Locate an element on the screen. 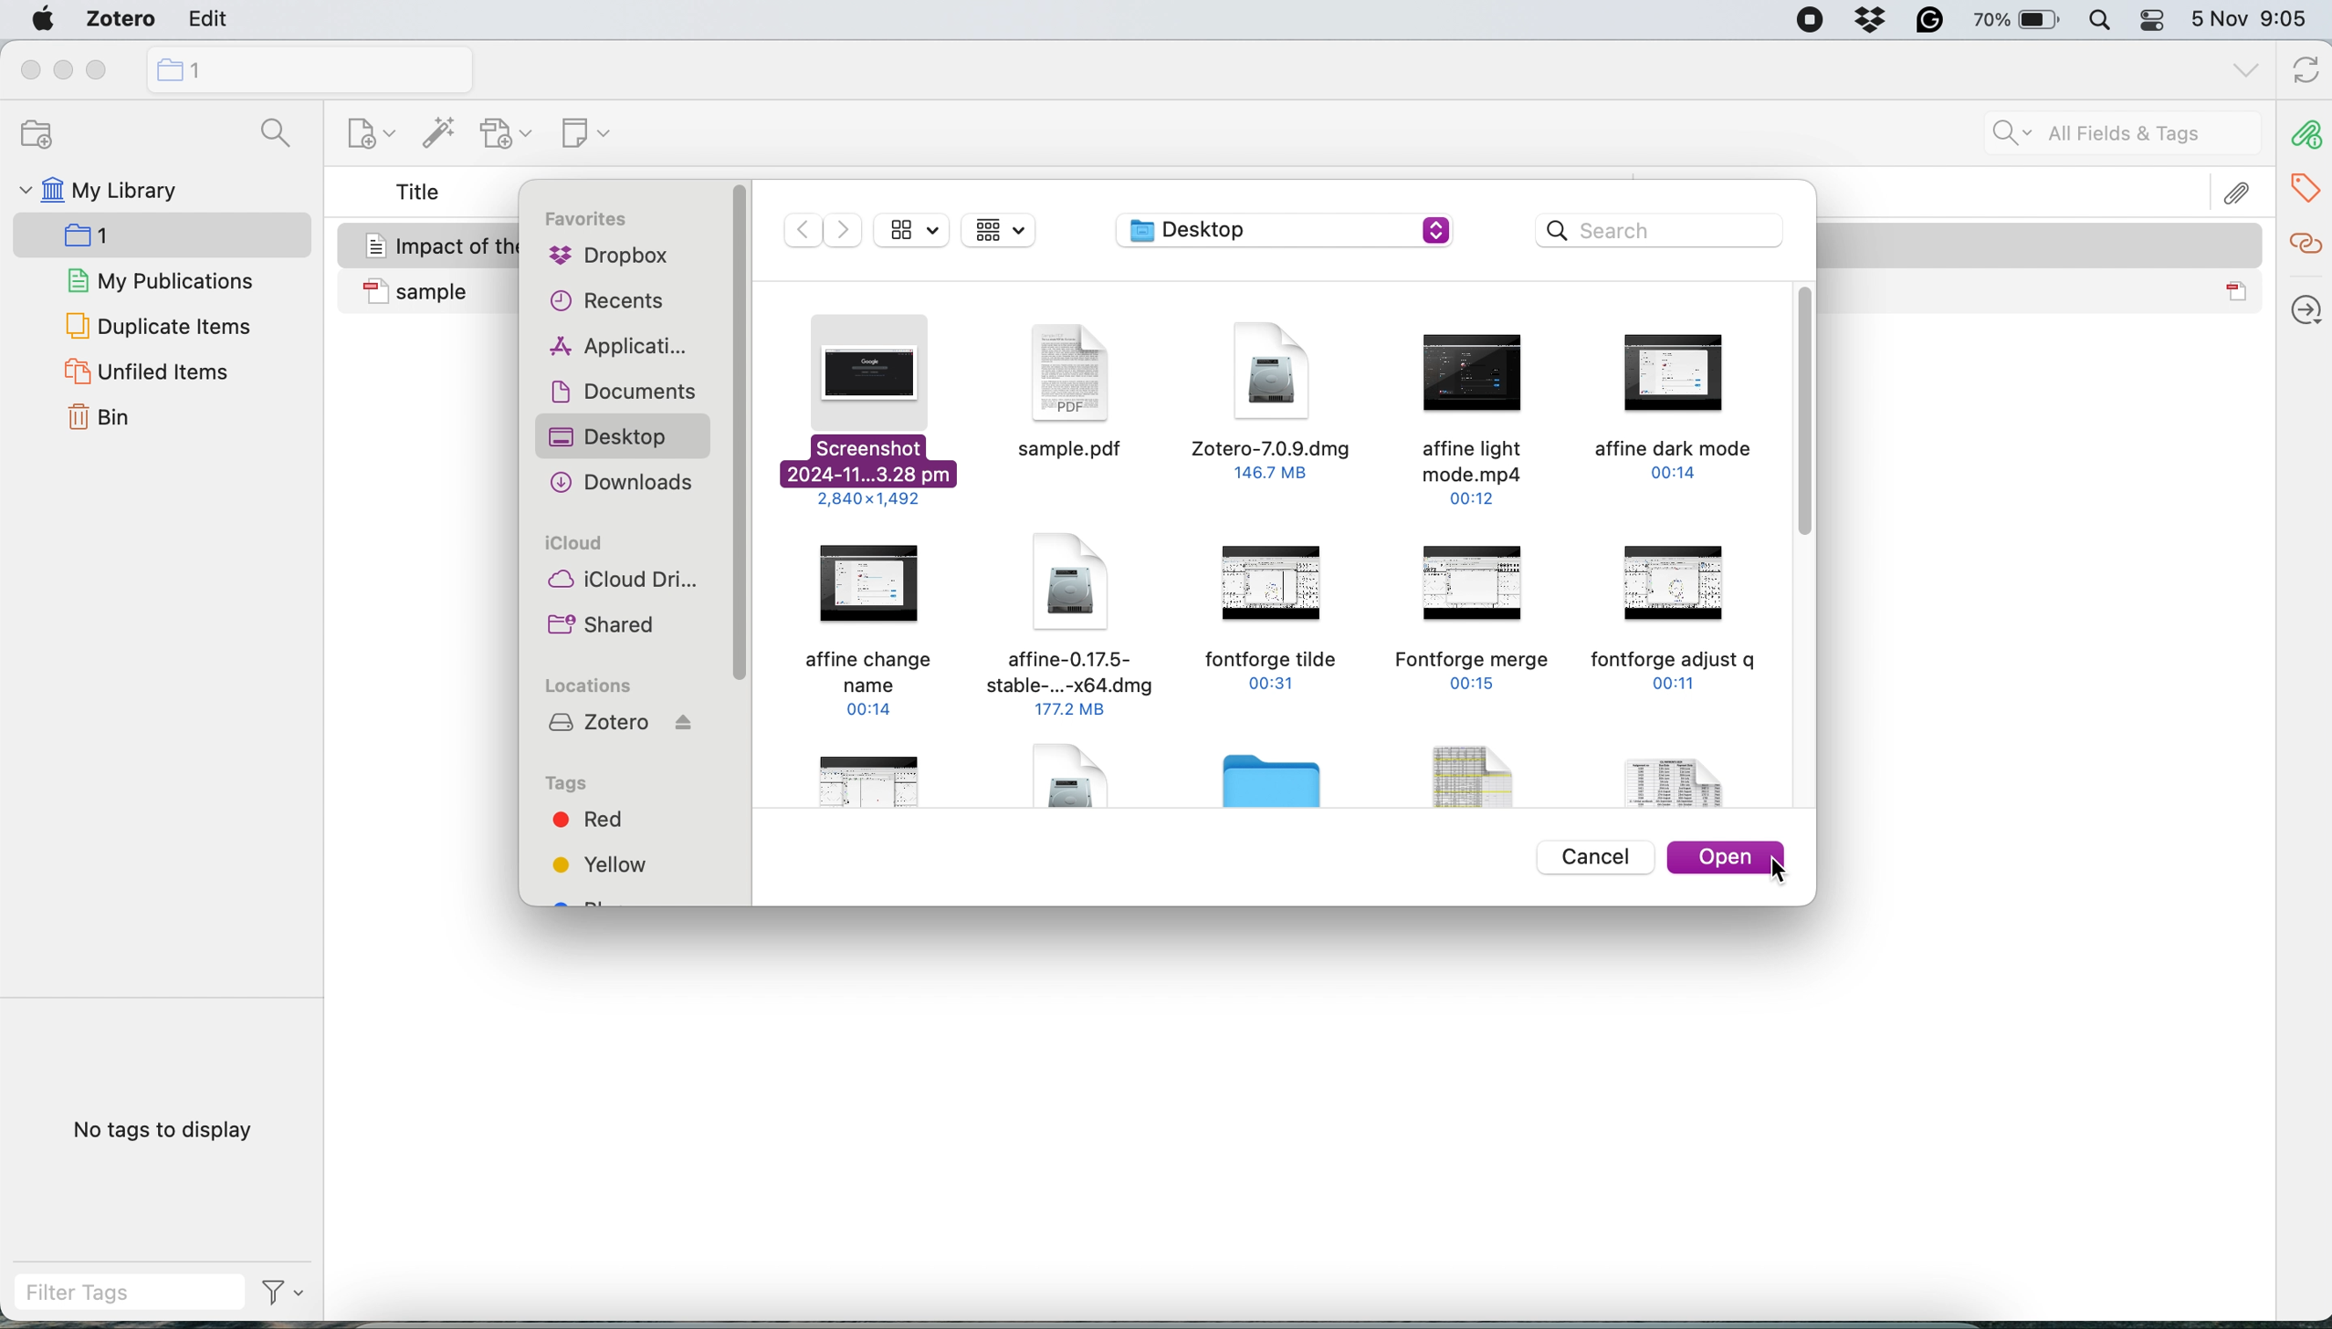 The height and width of the screenshot is (1329, 2332). dropbox is located at coordinates (1874, 23).